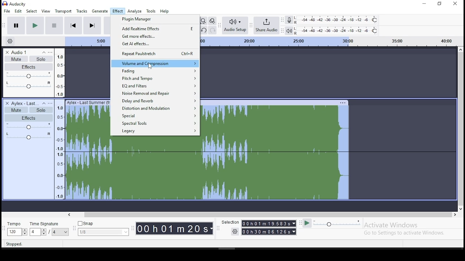 This screenshot has width=465, height=261. What do you see at coordinates (155, 37) in the screenshot?
I see `get more effects` at bounding box center [155, 37].